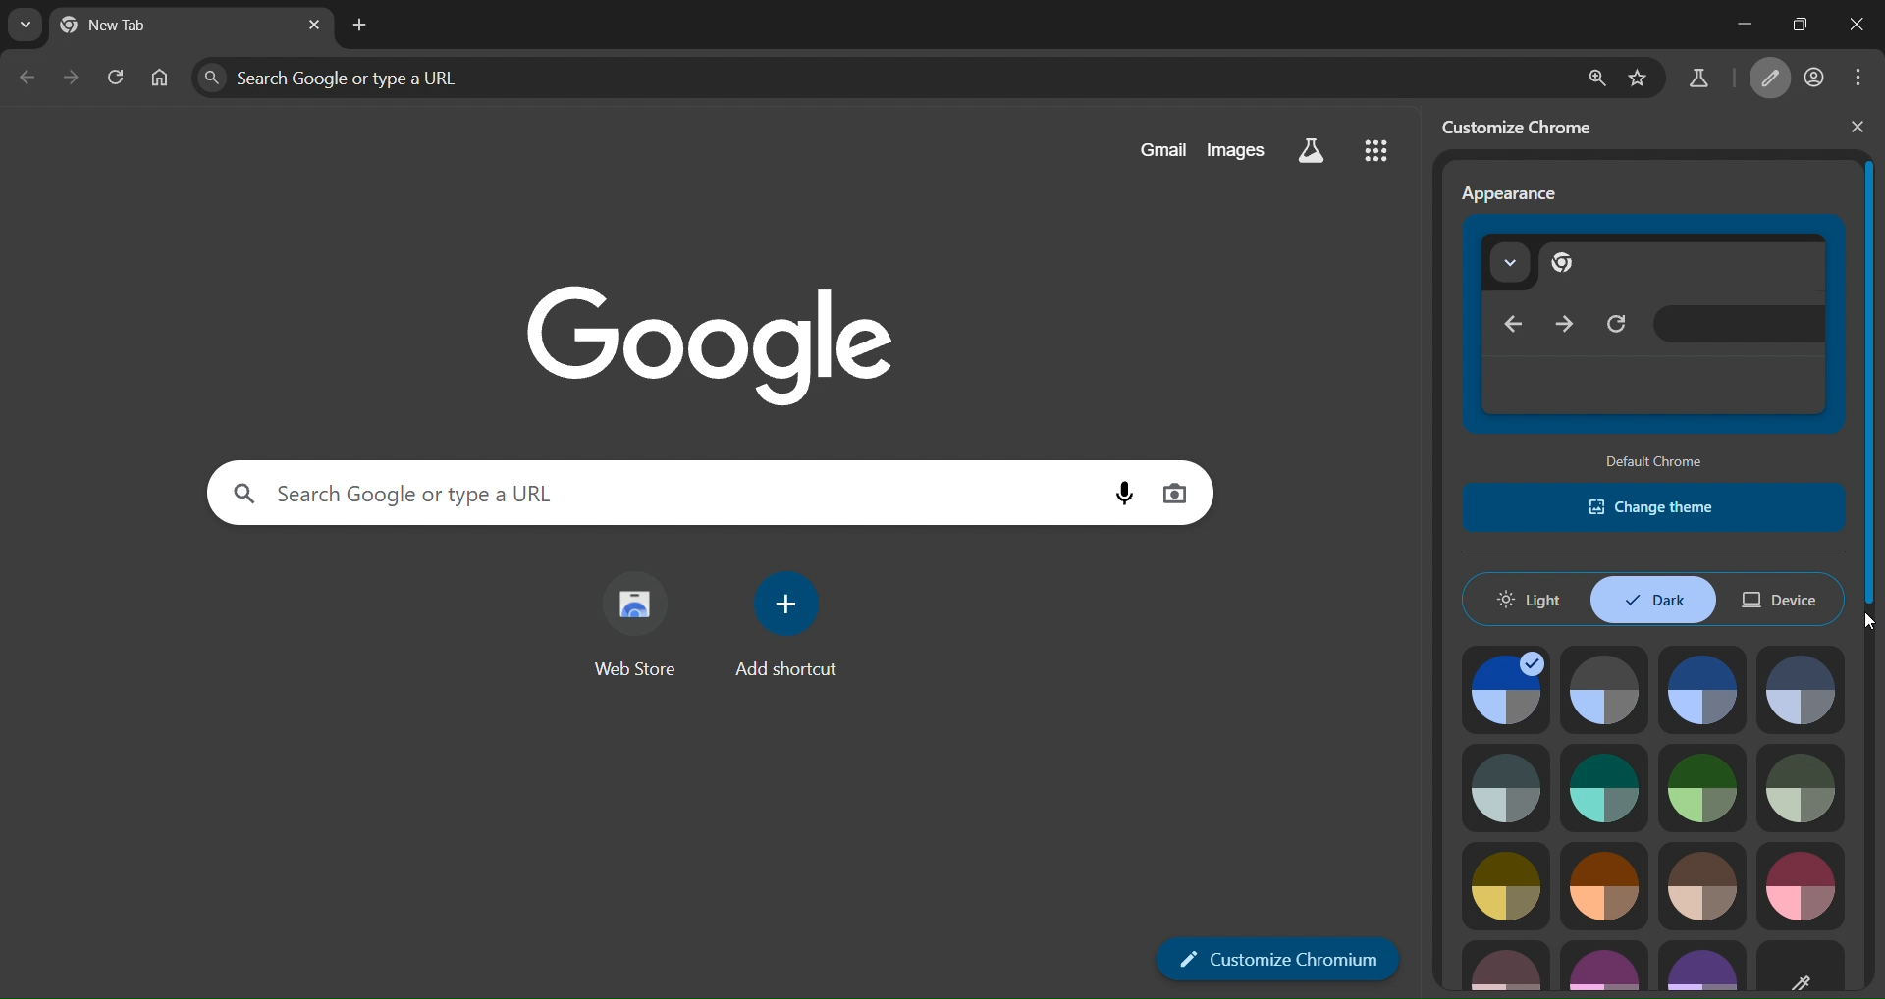 Image resolution: width=1885 pixels, height=999 pixels. Describe the element at coordinates (360, 24) in the screenshot. I see `new tab` at that location.